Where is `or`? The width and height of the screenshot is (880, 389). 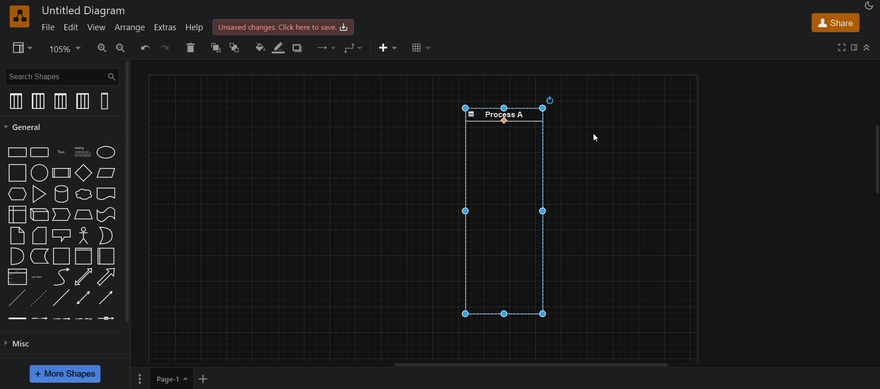
or is located at coordinates (106, 236).